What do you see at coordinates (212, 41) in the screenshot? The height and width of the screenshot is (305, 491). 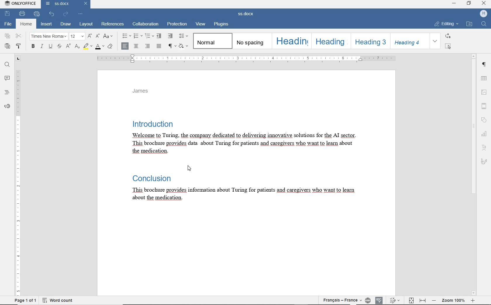 I see `NORMAL` at bounding box center [212, 41].